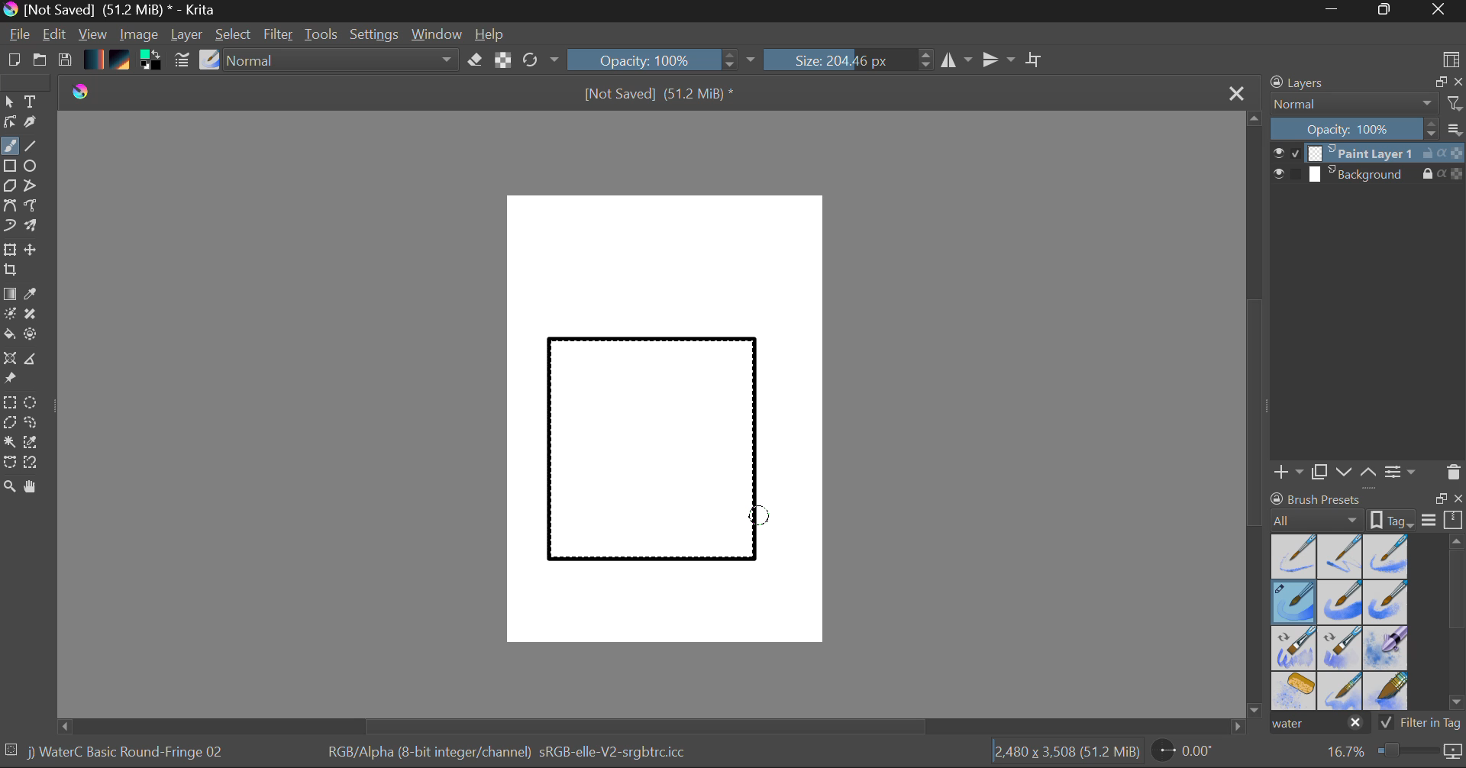  What do you see at coordinates (1369, 471) in the screenshot?
I see `Move Layer Up` at bounding box center [1369, 471].